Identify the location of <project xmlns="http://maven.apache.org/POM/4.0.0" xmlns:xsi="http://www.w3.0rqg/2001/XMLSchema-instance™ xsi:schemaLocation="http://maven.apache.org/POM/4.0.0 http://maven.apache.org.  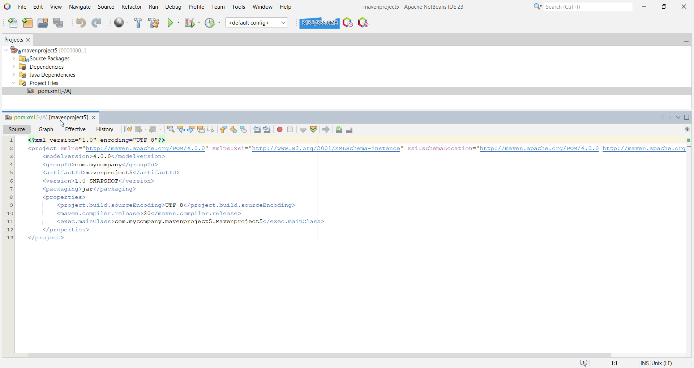
(357, 148).